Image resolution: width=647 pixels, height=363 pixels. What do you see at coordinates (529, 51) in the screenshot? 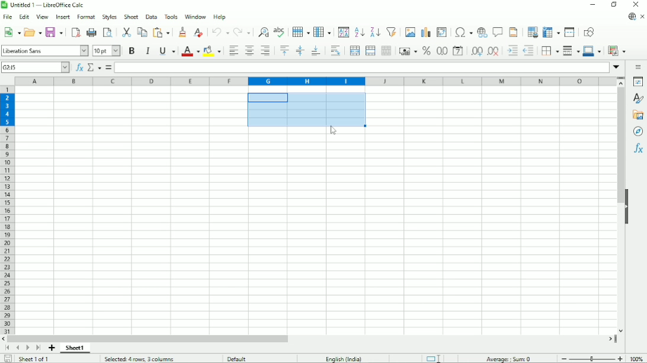
I see `Decrease indent` at bounding box center [529, 51].